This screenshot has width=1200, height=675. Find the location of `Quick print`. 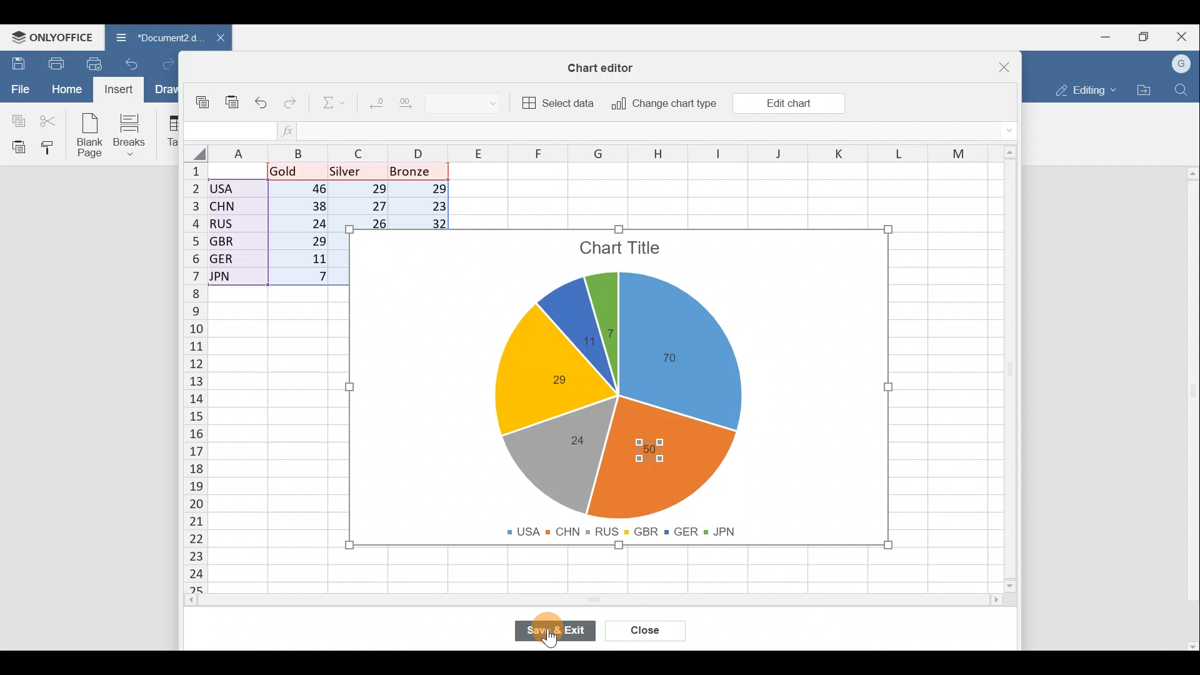

Quick print is located at coordinates (98, 61).